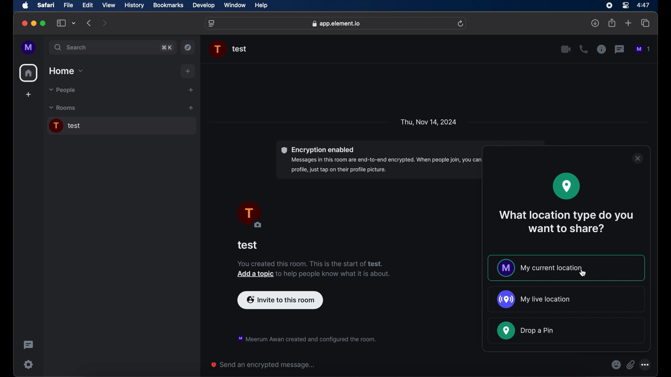  I want to click on chat name, so click(240, 49).